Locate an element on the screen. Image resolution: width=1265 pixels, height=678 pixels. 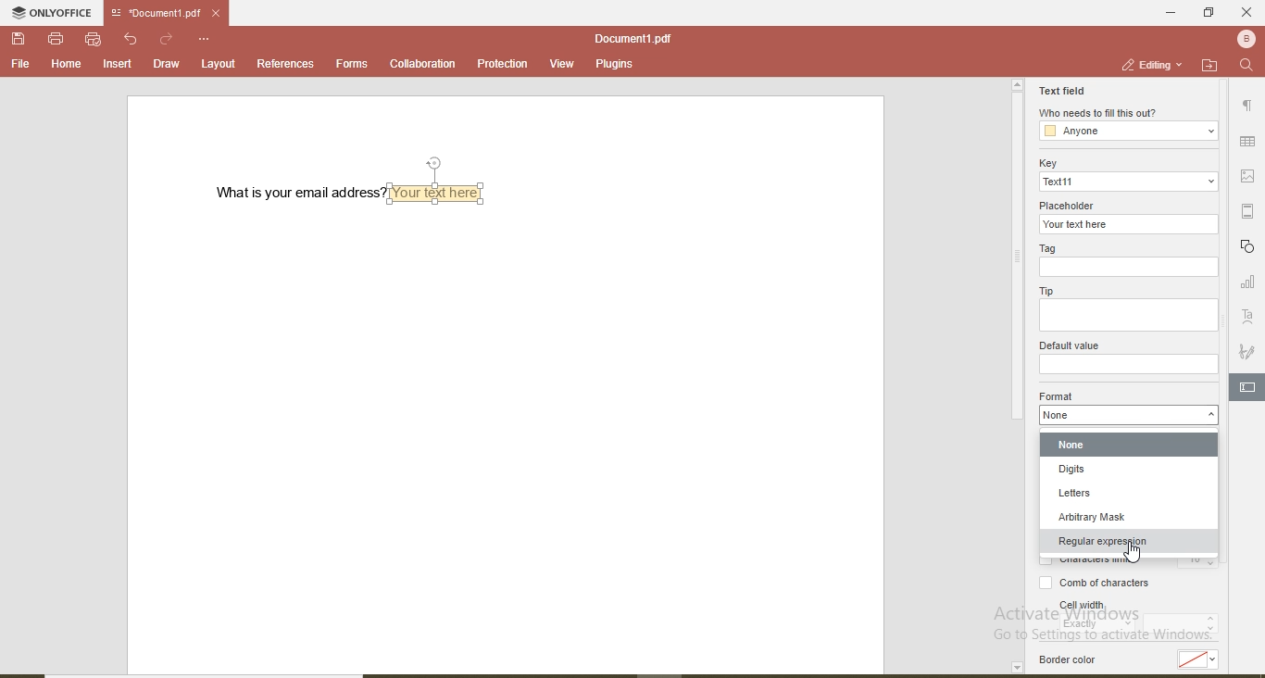
text11 is located at coordinates (1128, 182).